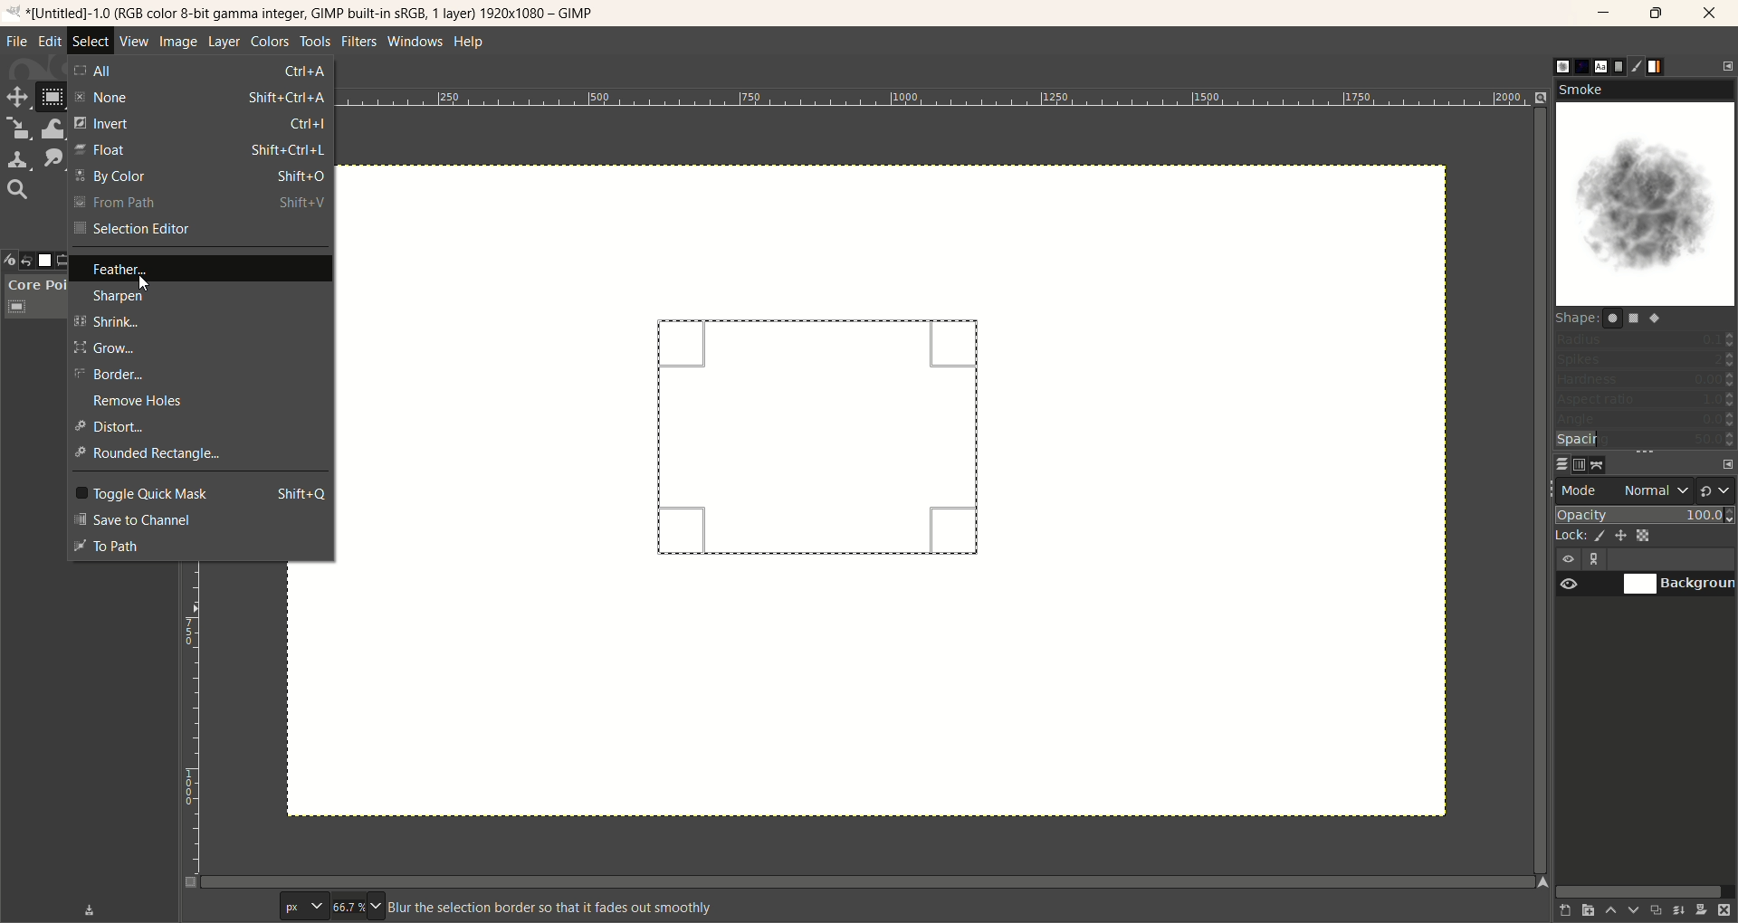 This screenshot has width=1738, height=923. Describe the element at coordinates (1644, 514) in the screenshot. I see `opacity` at that location.